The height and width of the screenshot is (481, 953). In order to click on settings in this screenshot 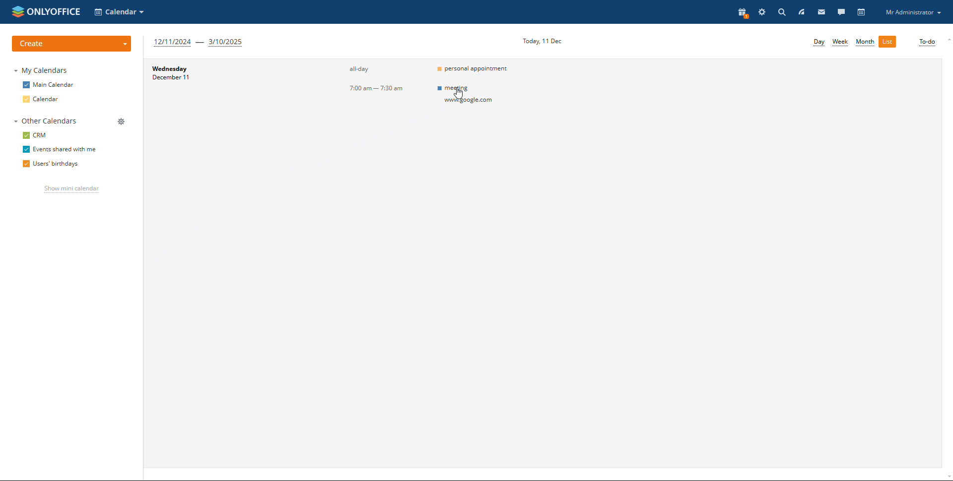, I will do `click(762, 12)`.